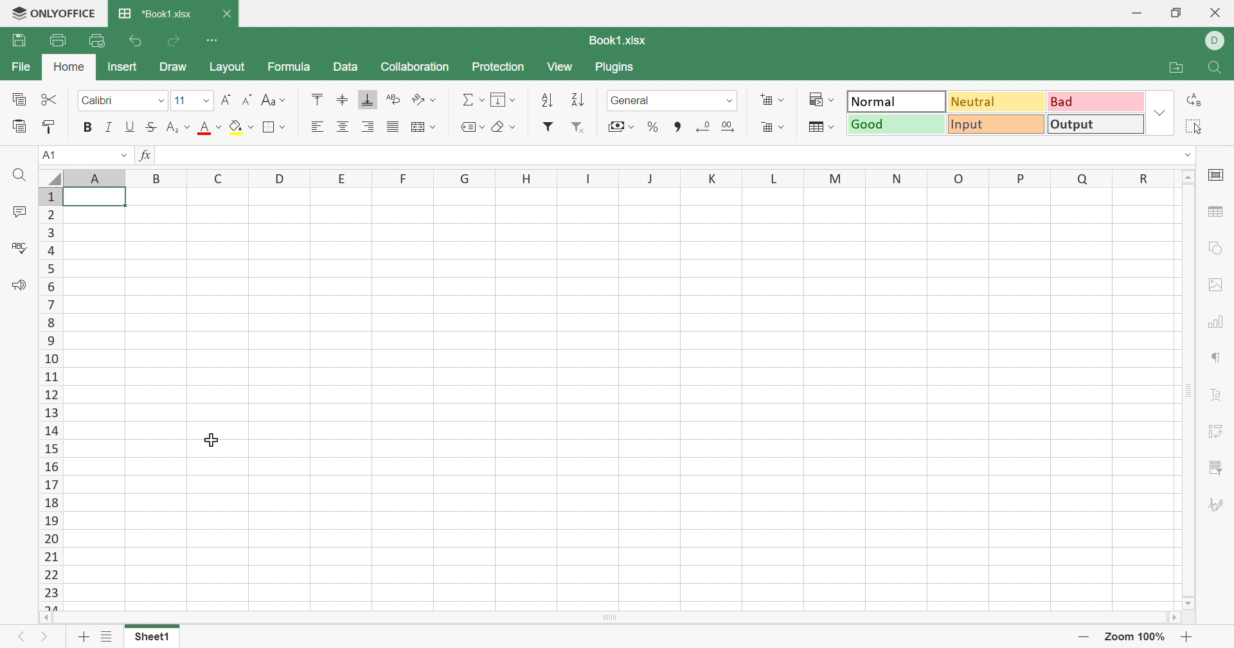  What do you see at coordinates (1219, 40) in the screenshot?
I see `D` at bounding box center [1219, 40].